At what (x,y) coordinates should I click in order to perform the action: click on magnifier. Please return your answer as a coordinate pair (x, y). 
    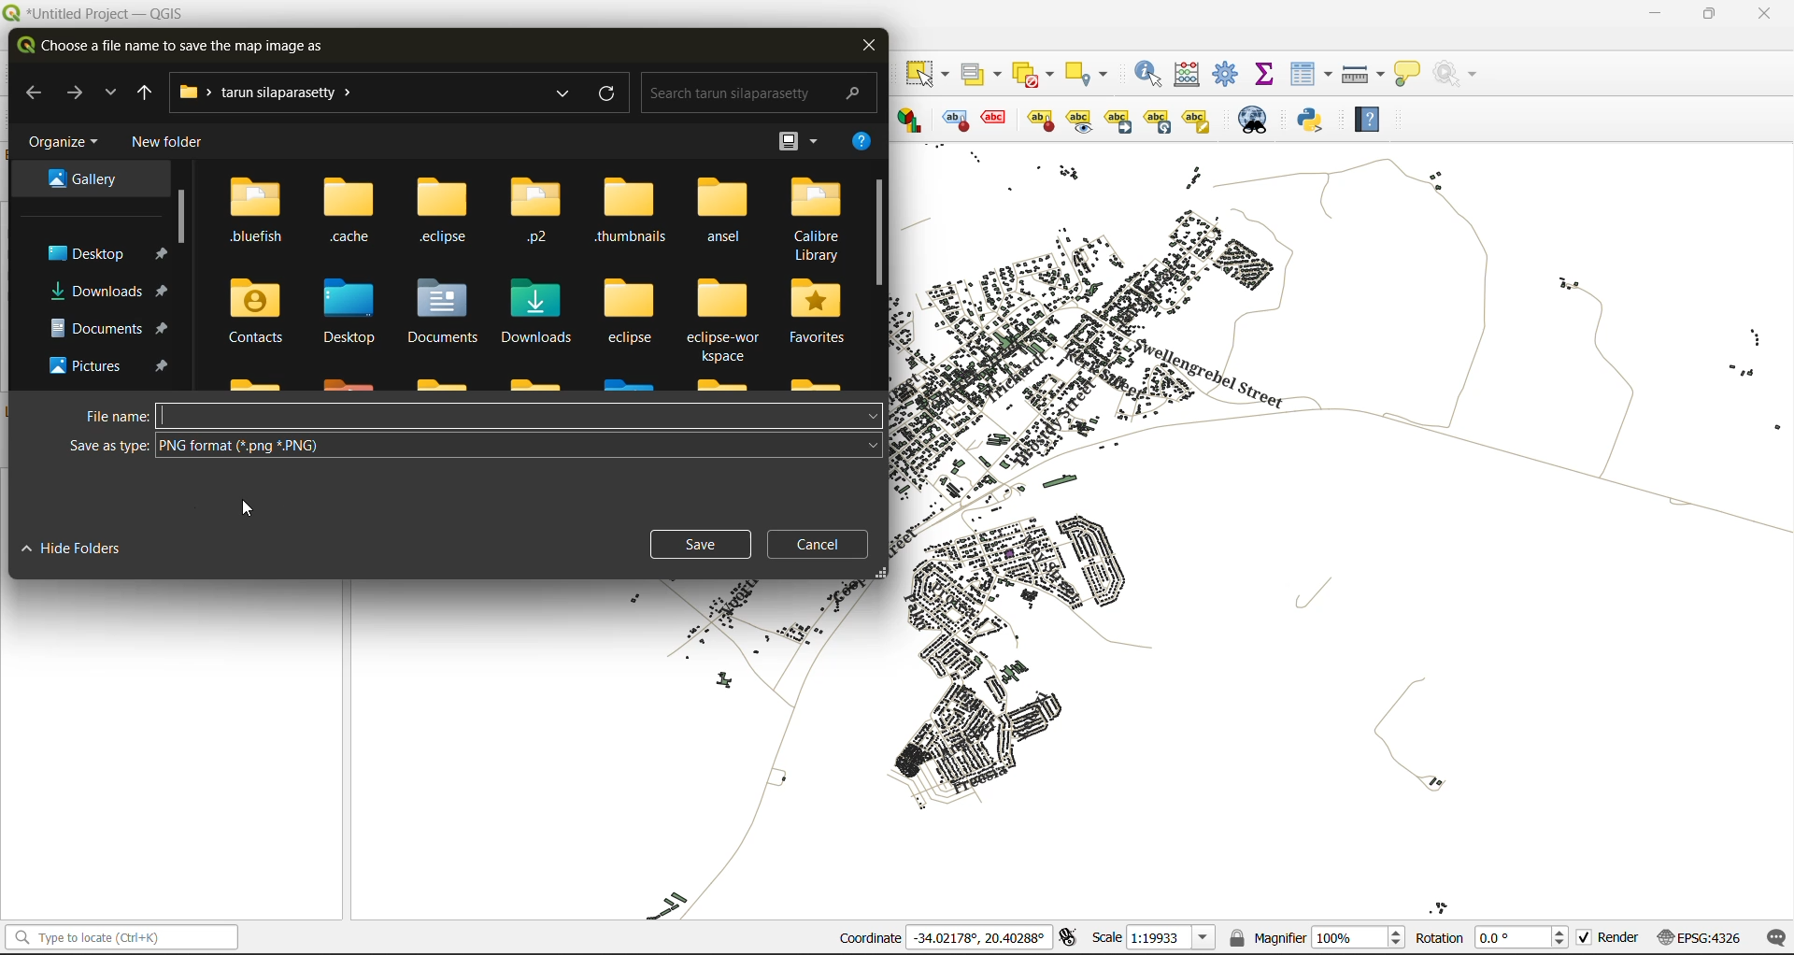
    Looking at the image, I should click on (1317, 935).